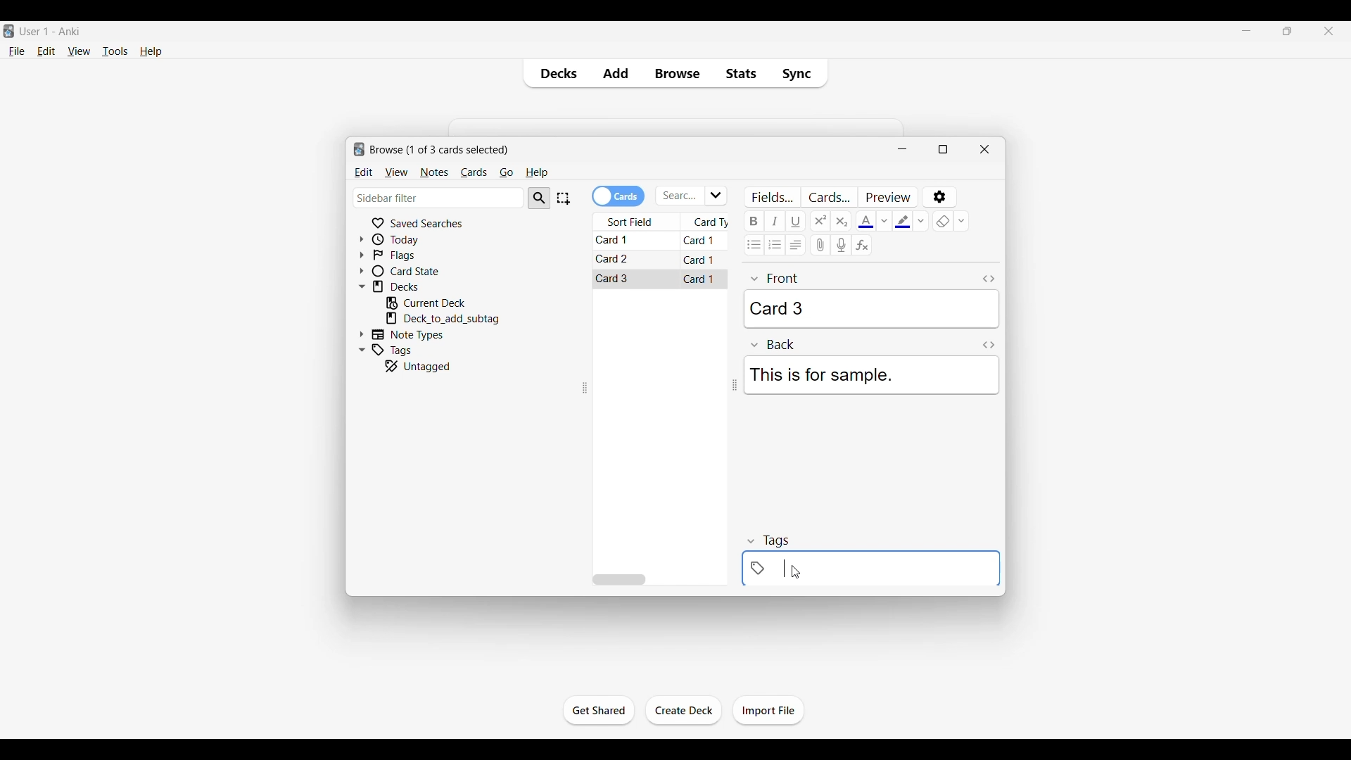 This screenshot has width=1351, height=760. I want to click on tags, so click(768, 540).